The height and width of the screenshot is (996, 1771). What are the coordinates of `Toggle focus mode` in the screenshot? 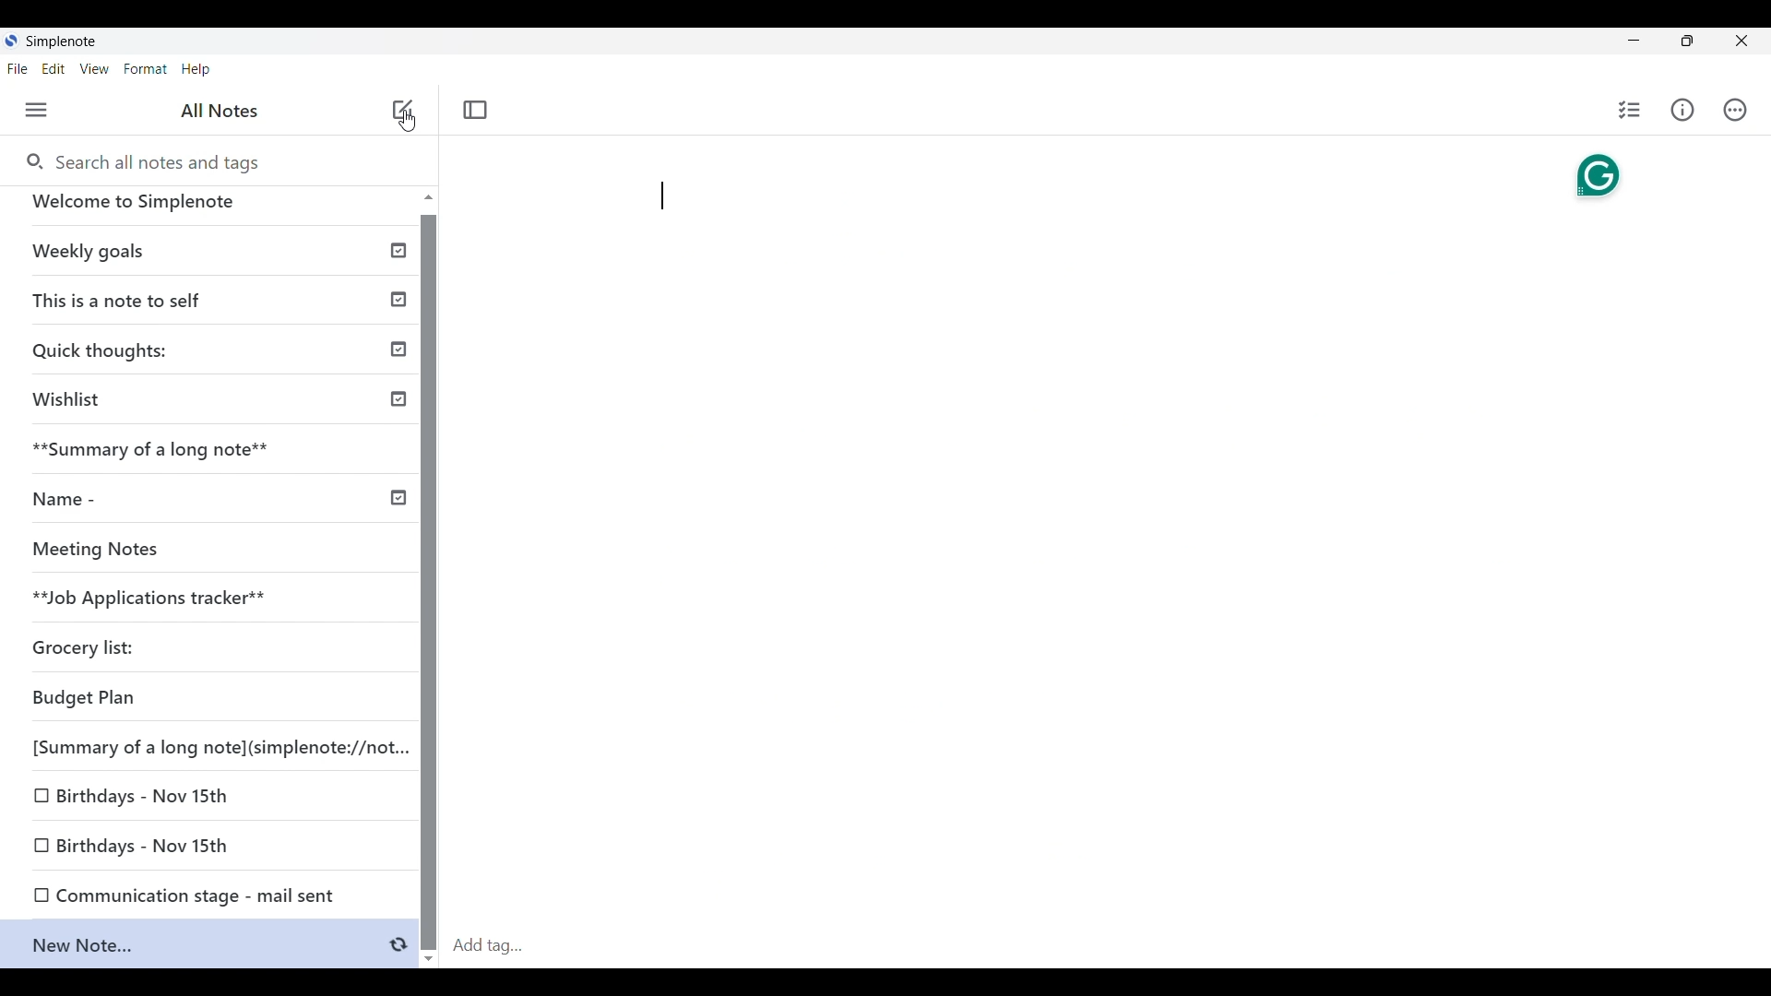 It's located at (475, 111).